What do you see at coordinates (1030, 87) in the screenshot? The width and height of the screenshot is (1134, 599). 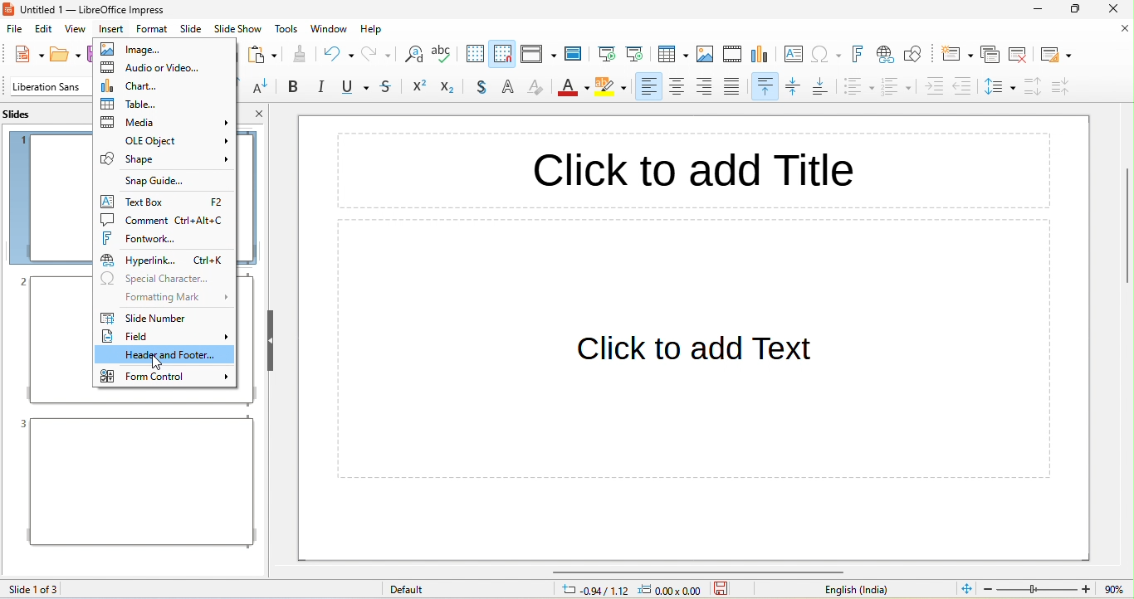 I see `increase paragraph spacing` at bounding box center [1030, 87].